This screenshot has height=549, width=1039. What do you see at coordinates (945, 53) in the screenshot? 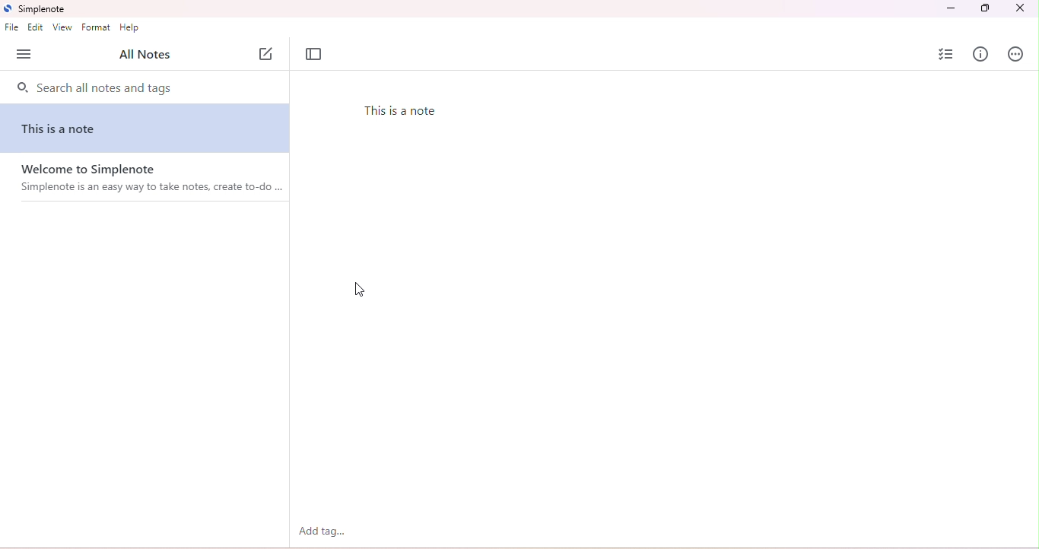
I see `insert checklist` at bounding box center [945, 53].